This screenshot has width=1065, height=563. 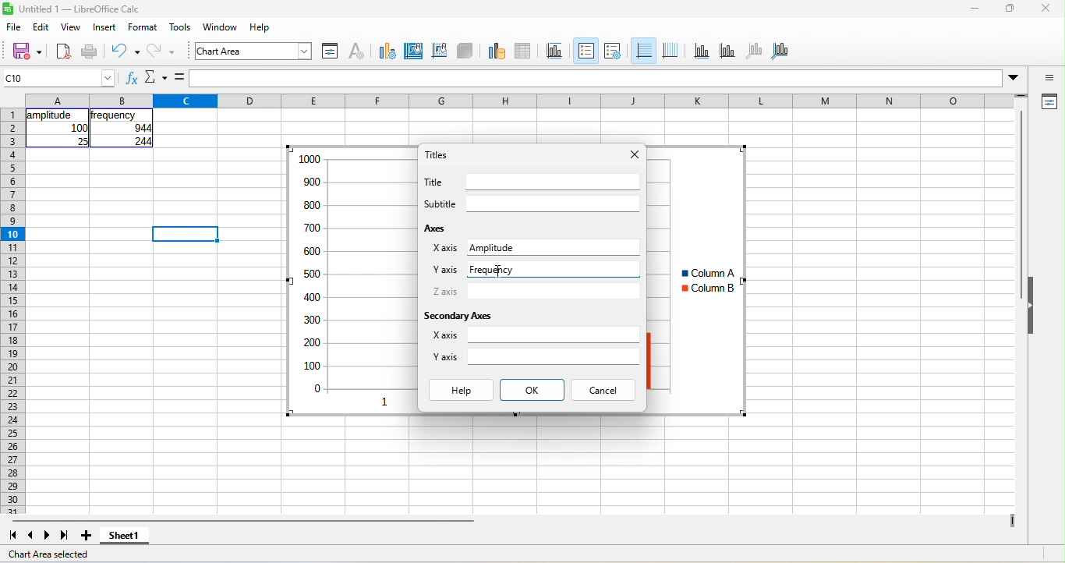 What do you see at coordinates (8, 9) in the screenshot?
I see `Software logo` at bounding box center [8, 9].